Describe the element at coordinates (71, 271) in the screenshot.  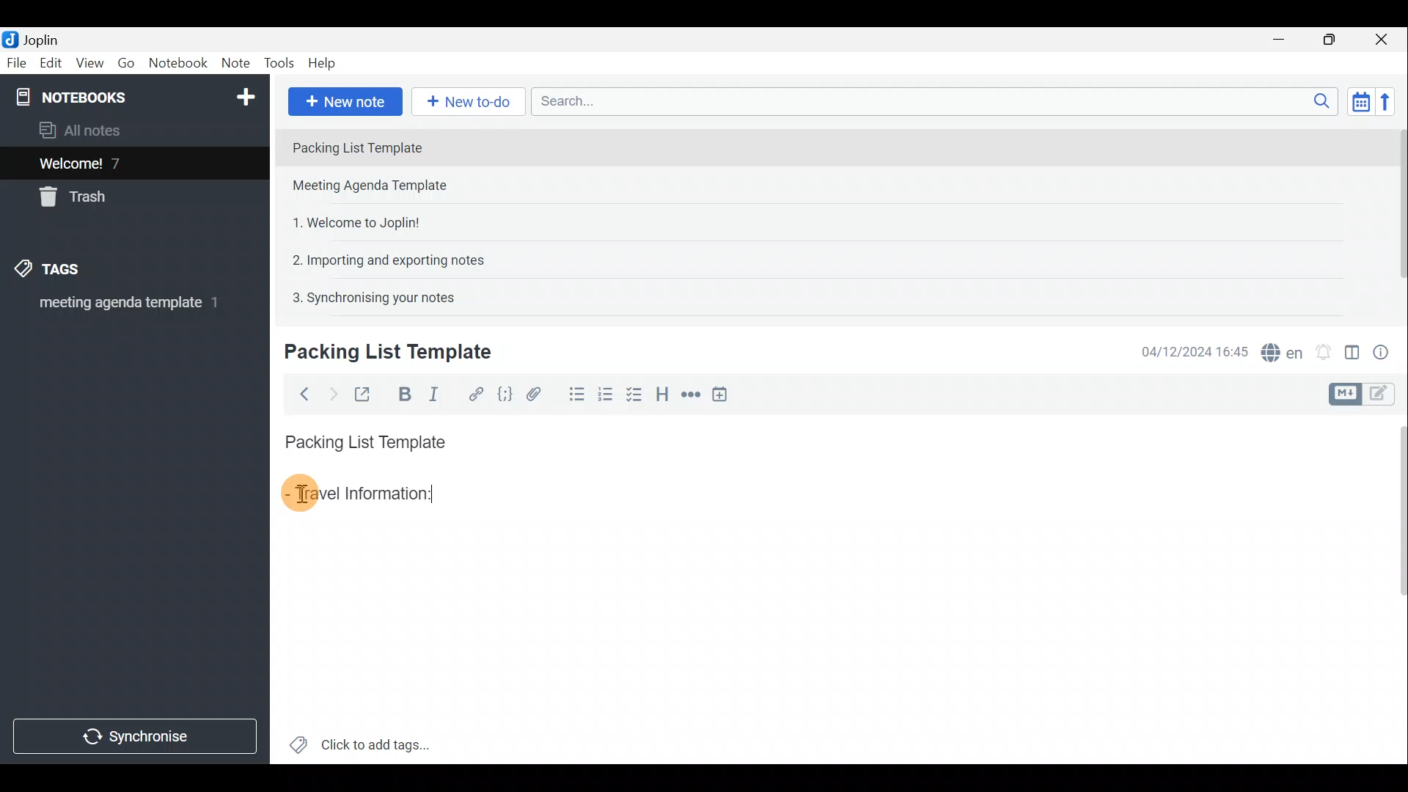
I see `Tags` at that location.